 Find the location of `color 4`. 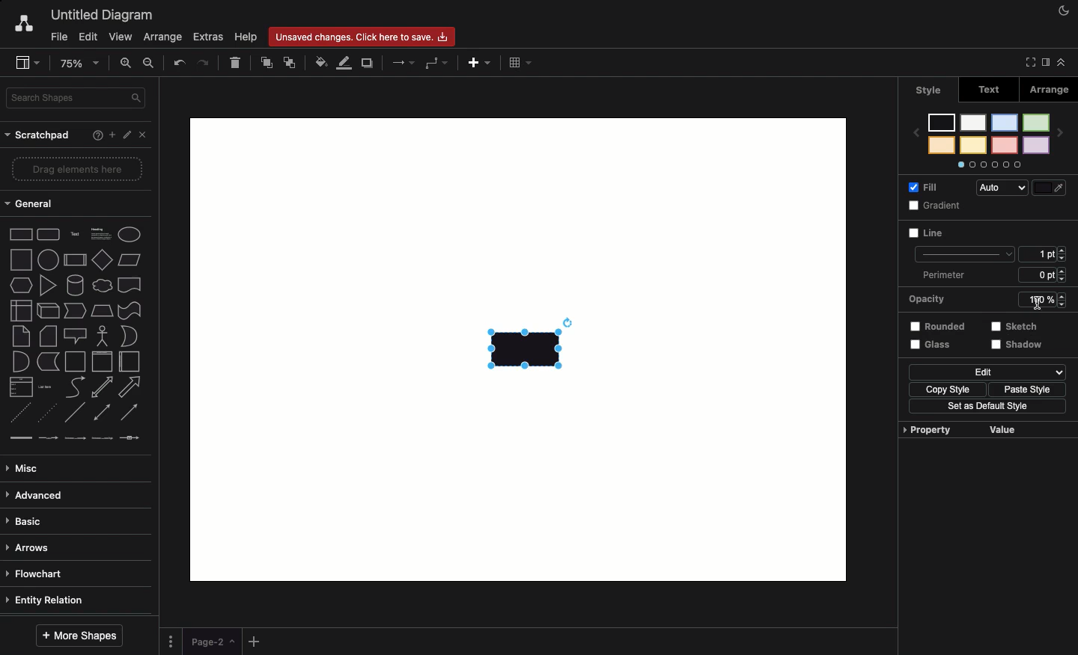

color 4 is located at coordinates (1004, 146).